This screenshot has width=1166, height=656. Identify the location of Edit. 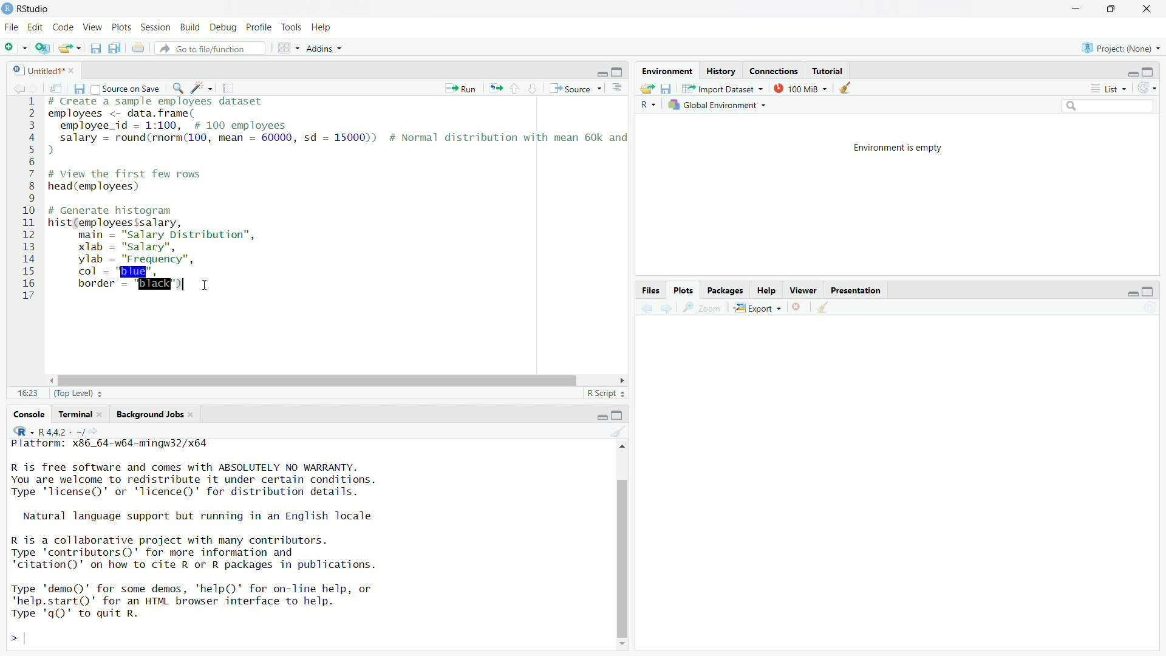
(36, 27).